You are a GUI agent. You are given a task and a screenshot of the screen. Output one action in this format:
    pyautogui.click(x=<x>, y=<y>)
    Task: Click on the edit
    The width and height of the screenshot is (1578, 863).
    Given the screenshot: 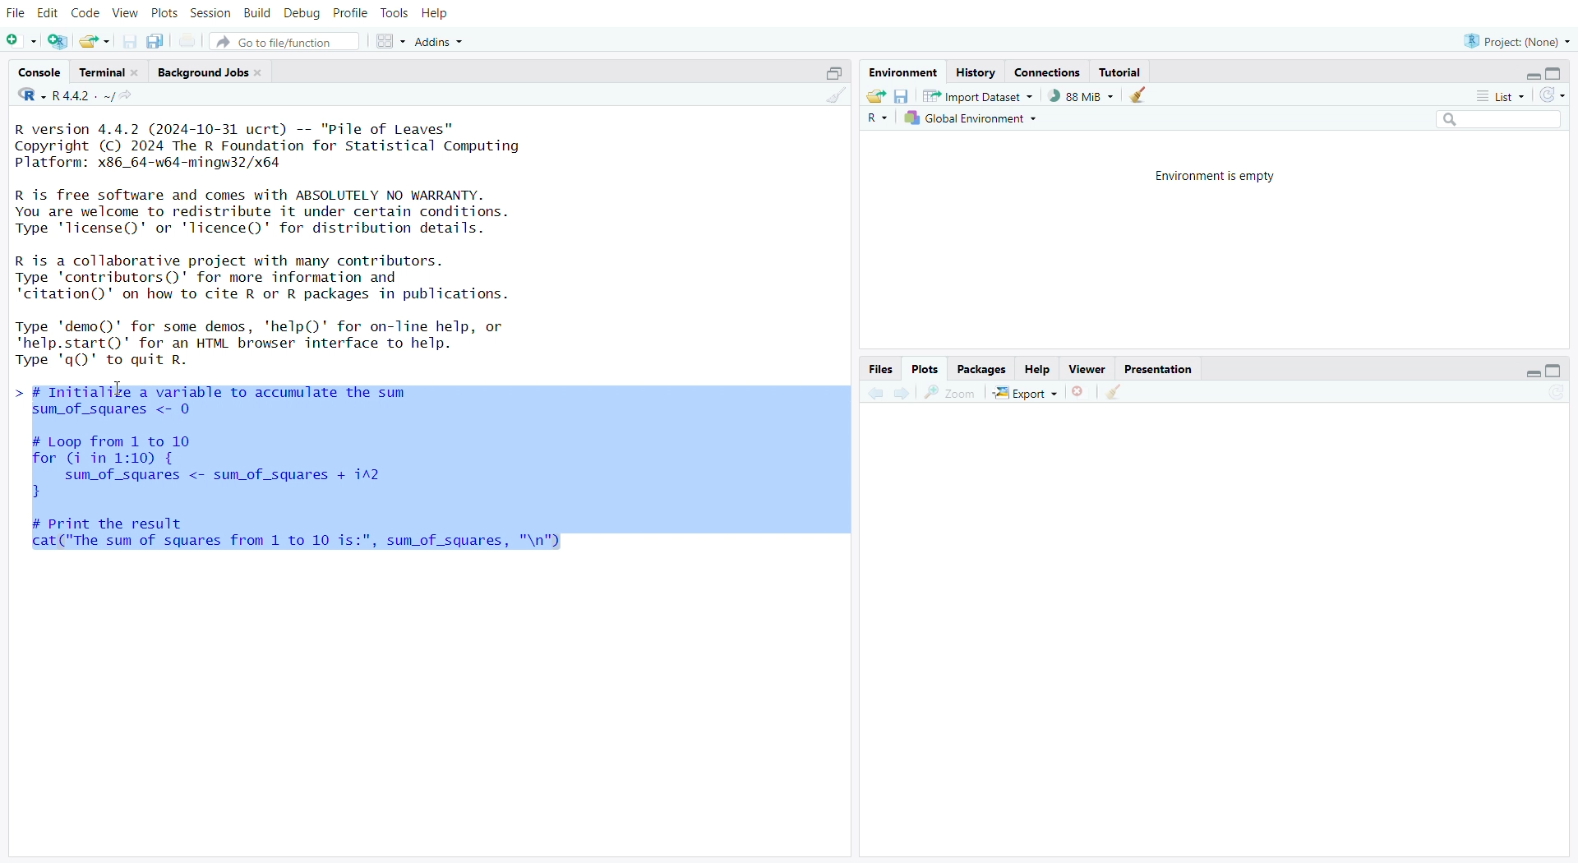 What is the action you would take?
    pyautogui.click(x=48, y=12)
    